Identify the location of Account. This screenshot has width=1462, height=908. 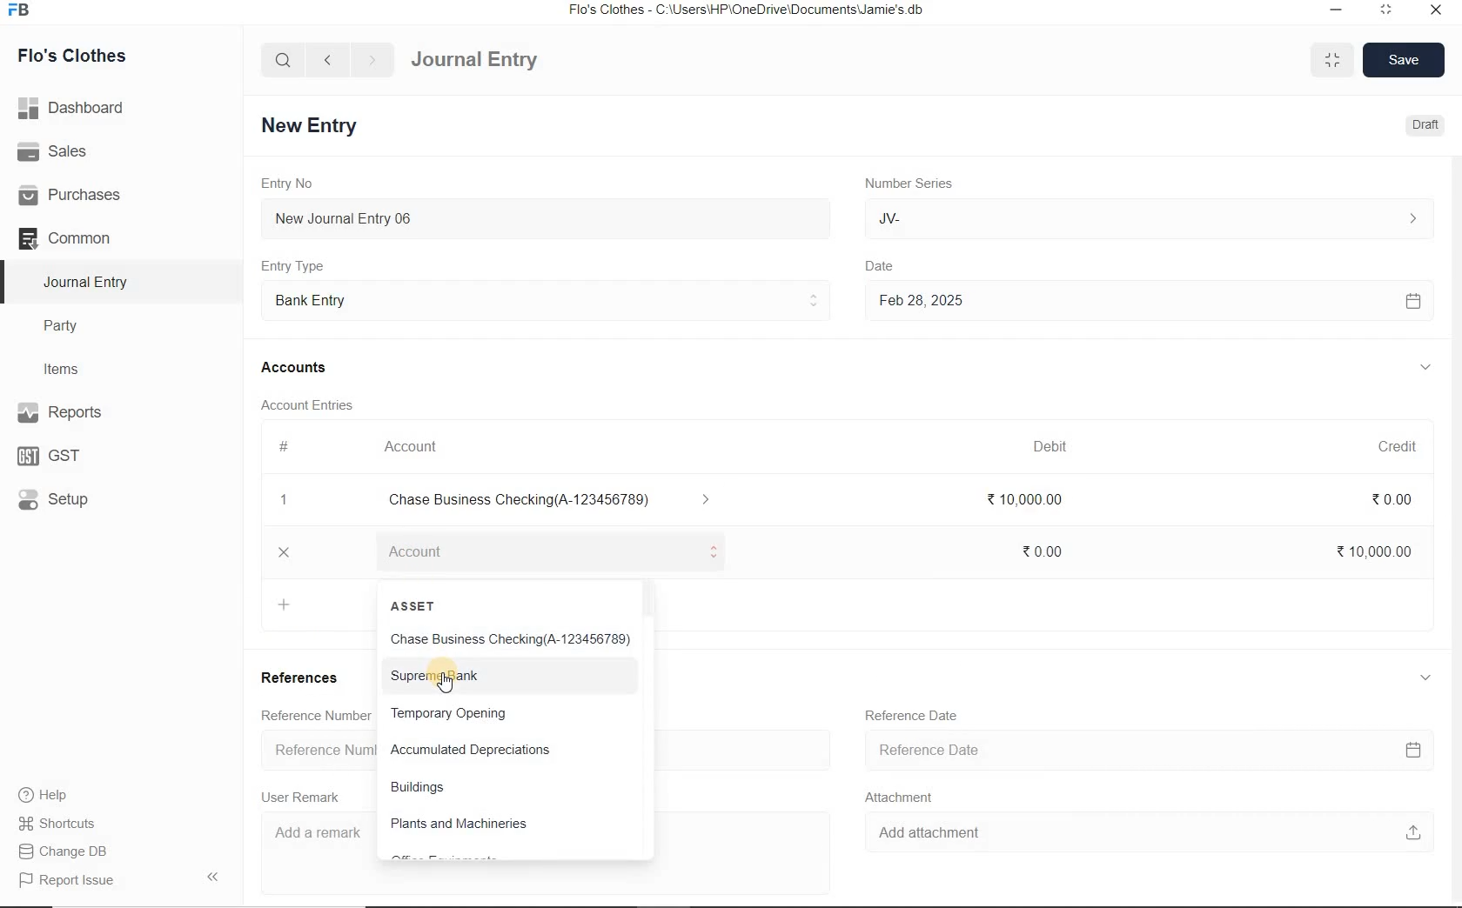
(417, 447).